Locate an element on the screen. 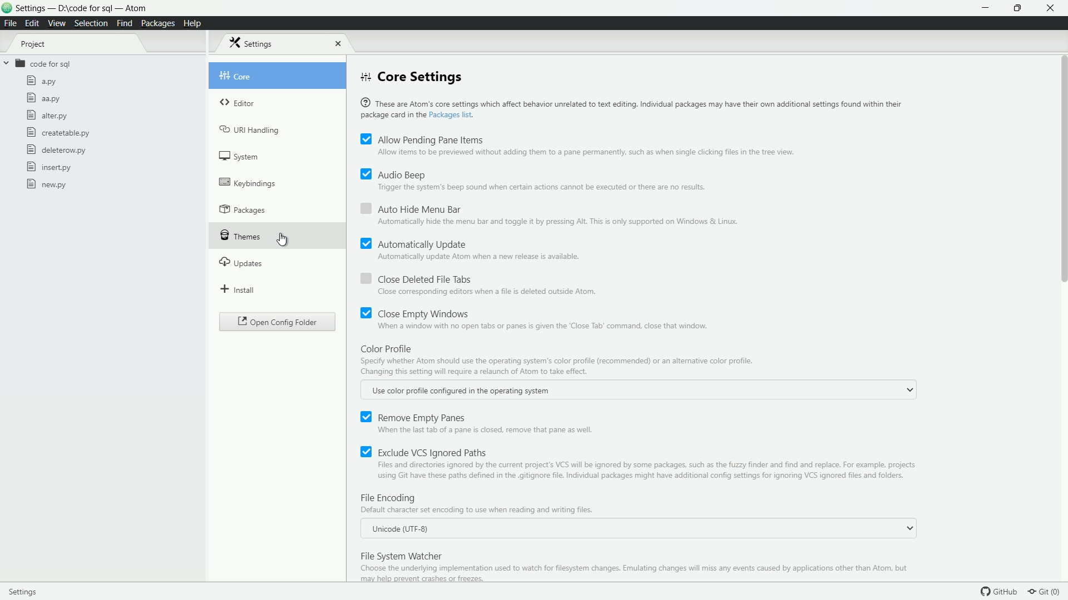  insert.py file is located at coordinates (50, 167).